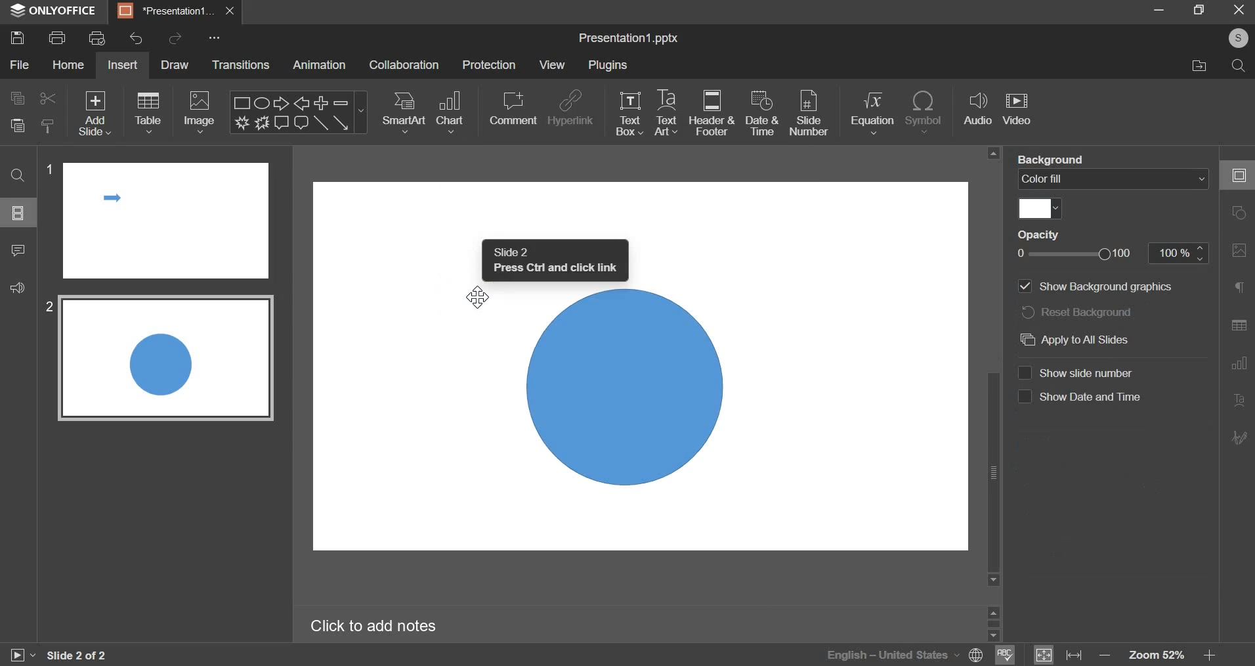  I want to click on Cursor, so click(479, 299).